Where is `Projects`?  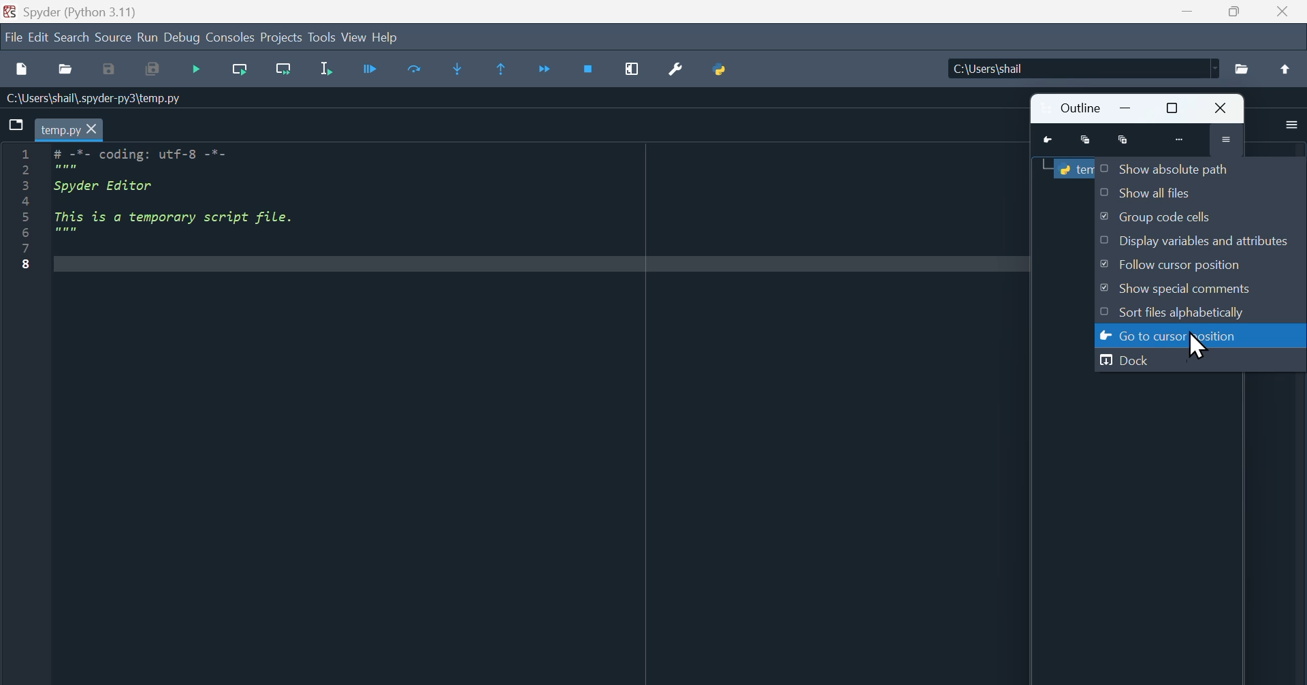
Projects is located at coordinates (282, 35).